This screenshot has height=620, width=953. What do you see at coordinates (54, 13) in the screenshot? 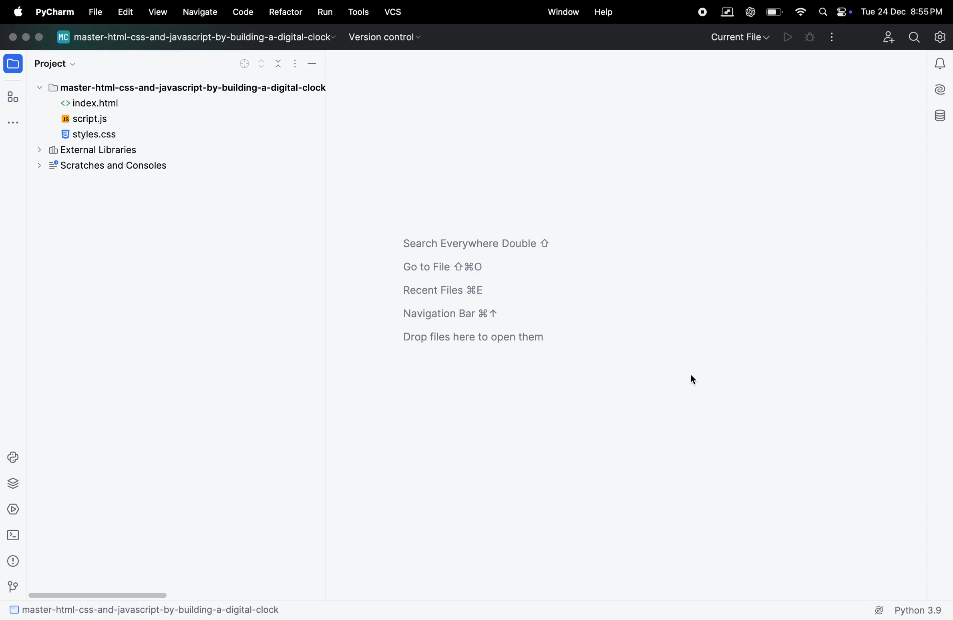
I see `pycharm` at bounding box center [54, 13].